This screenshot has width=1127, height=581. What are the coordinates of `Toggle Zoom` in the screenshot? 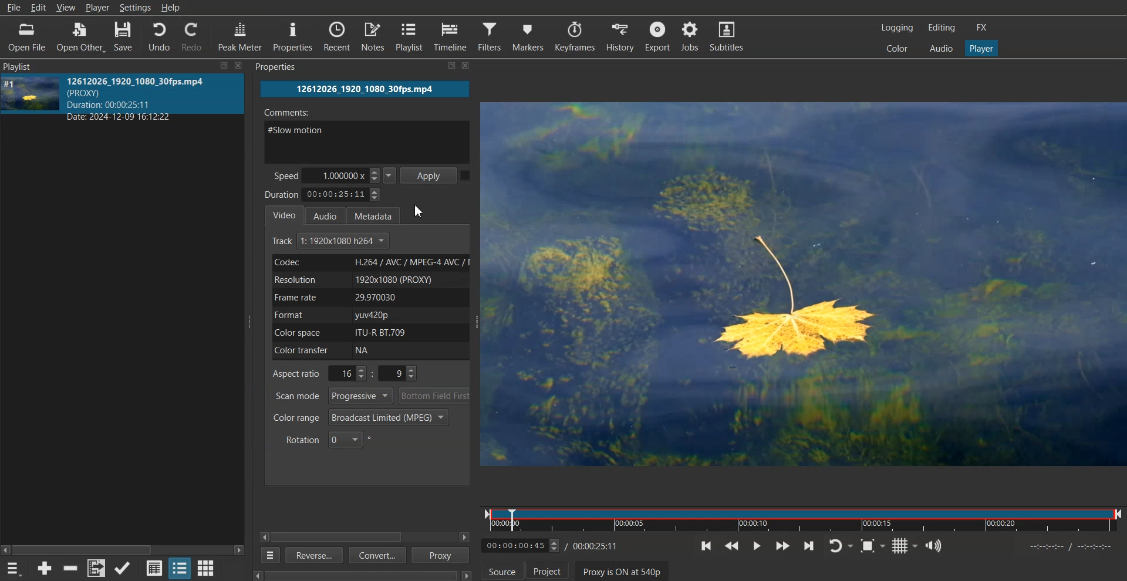 It's located at (873, 546).